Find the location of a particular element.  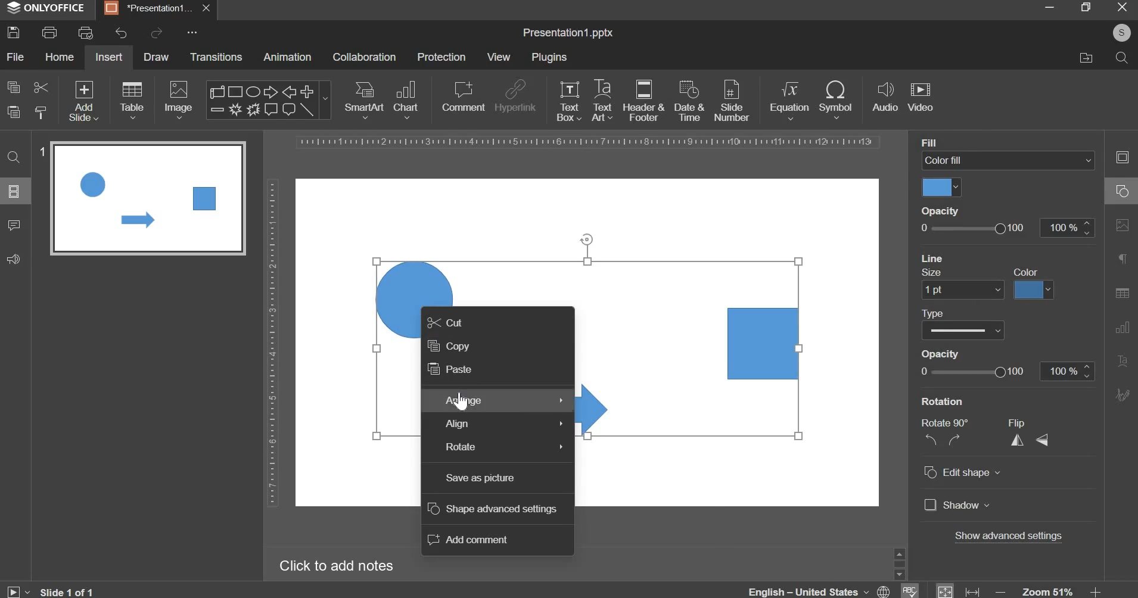

shadow is located at coordinates (957, 506).